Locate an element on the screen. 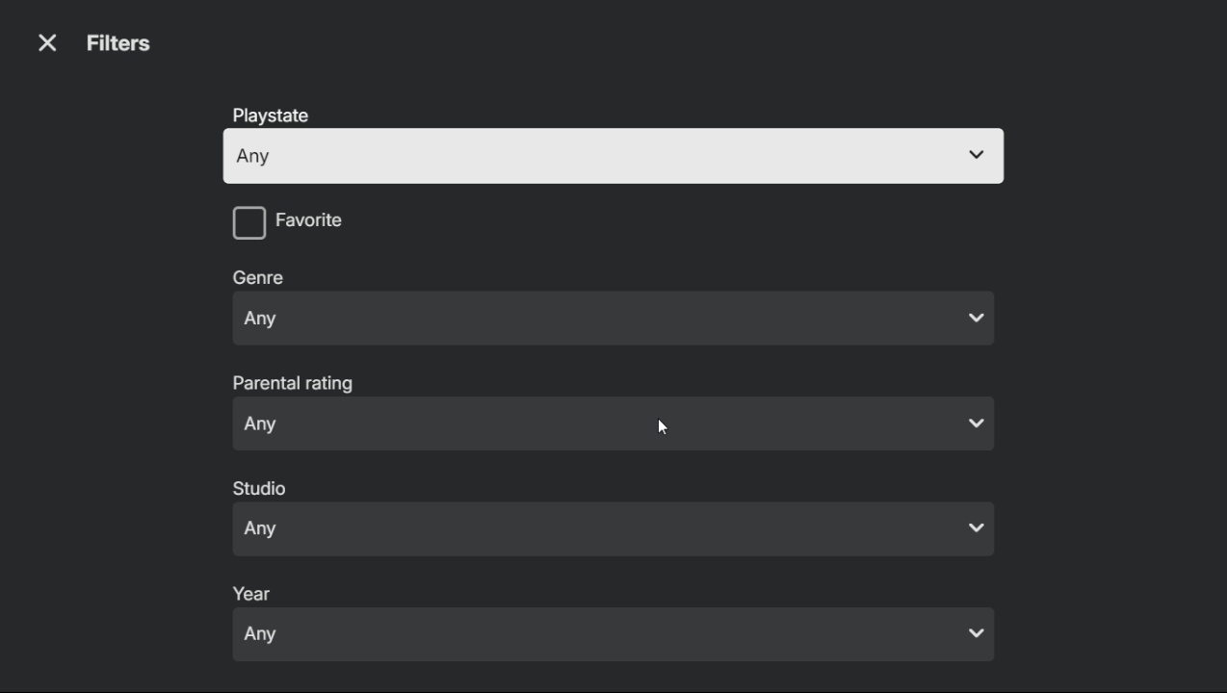  mouse pointer is located at coordinates (664, 426).